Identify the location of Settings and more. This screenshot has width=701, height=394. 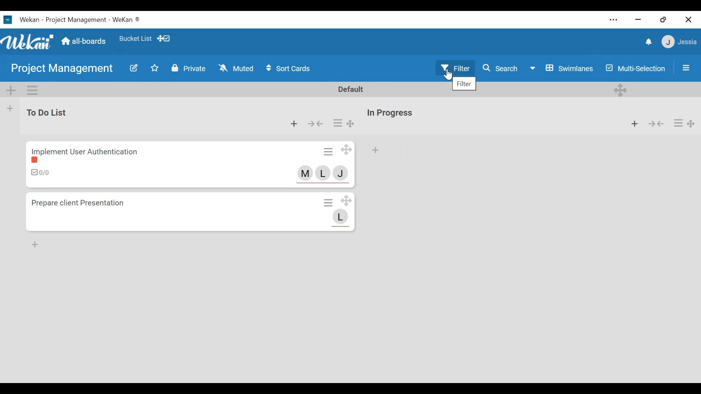
(613, 20).